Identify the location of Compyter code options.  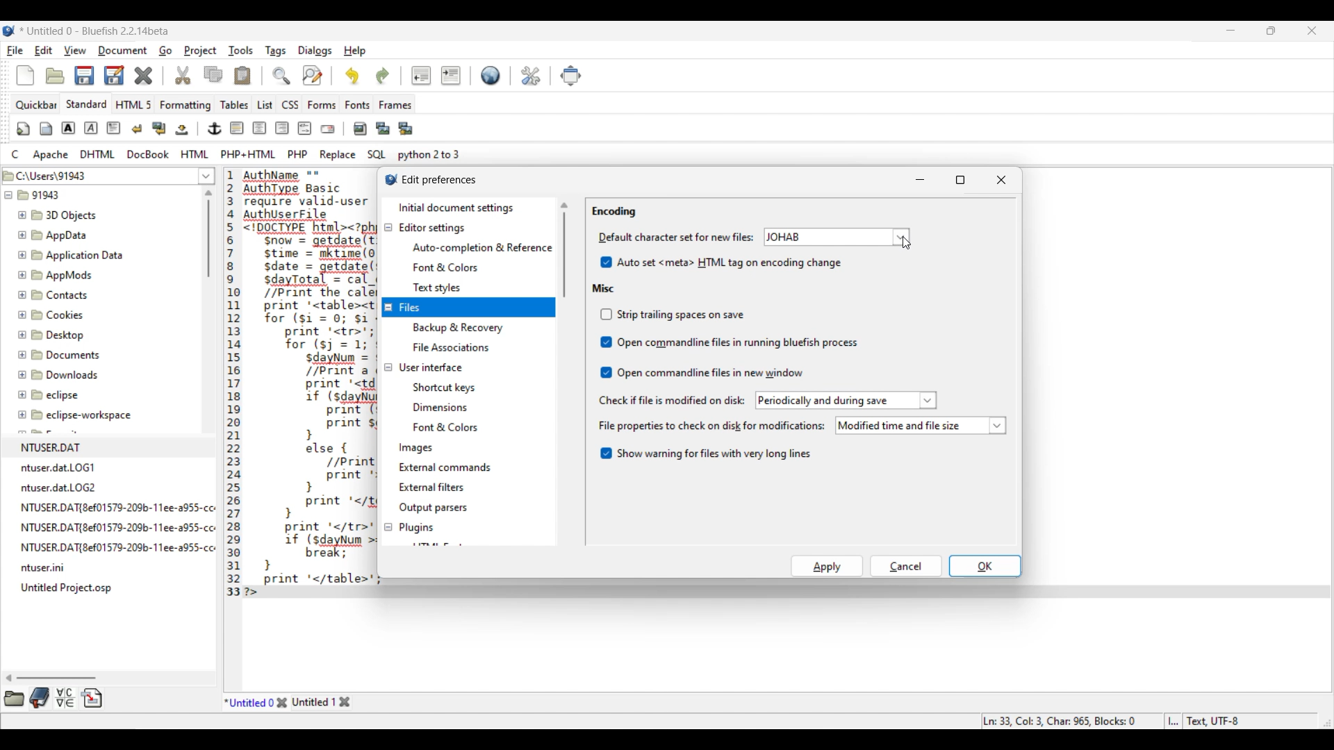
(236, 154).